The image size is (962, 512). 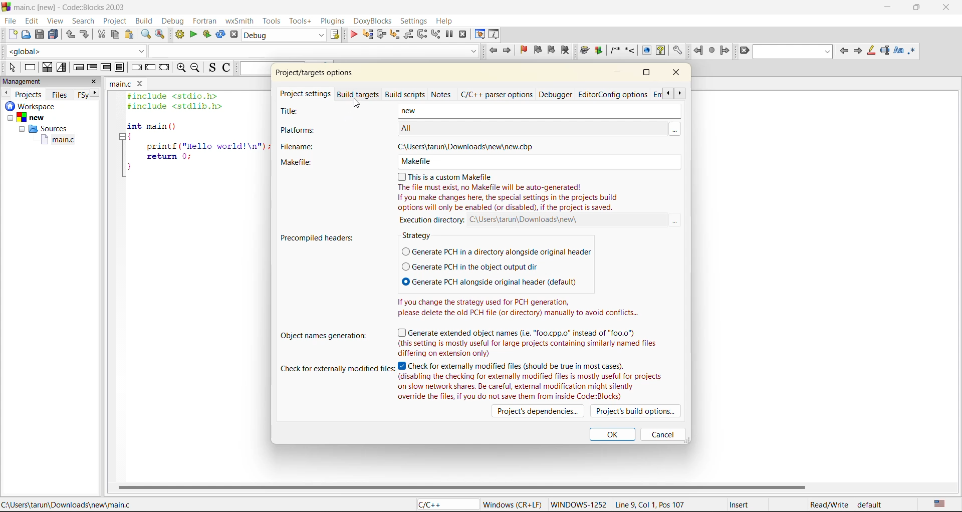 I want to click on #include <stdio.h>

#include <stdlib.h>

int main ()

{
printf ("Hello world!\n");
return 0;

}, so click(x=192, y=138).